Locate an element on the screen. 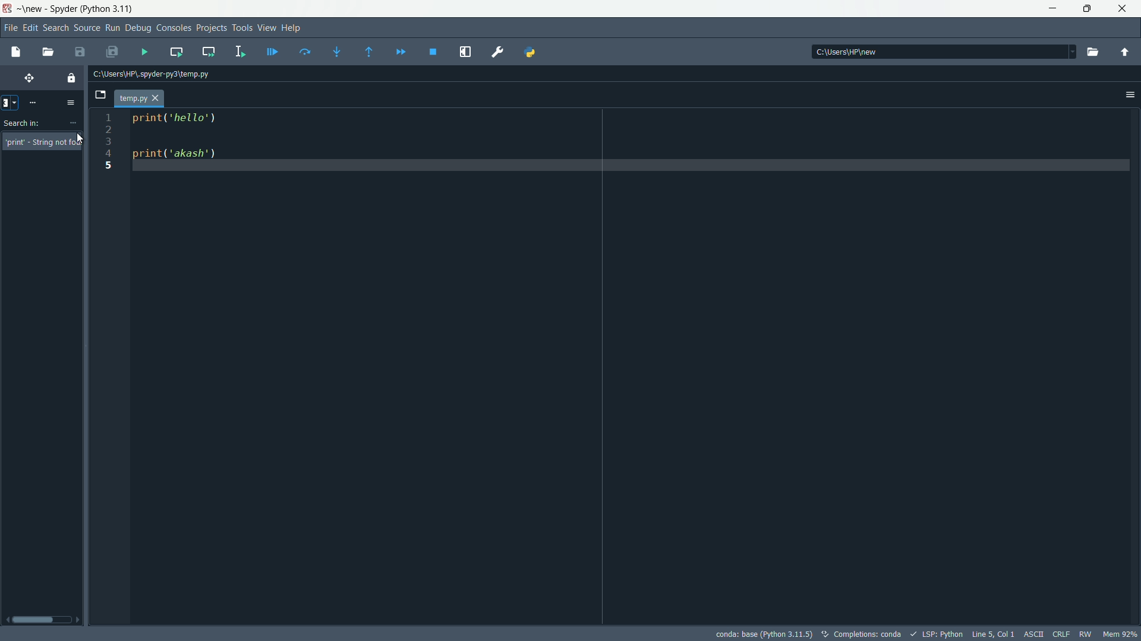 The height and width of the screenshot is (641, 1141). run current cell is located at coordinates (175, 52).